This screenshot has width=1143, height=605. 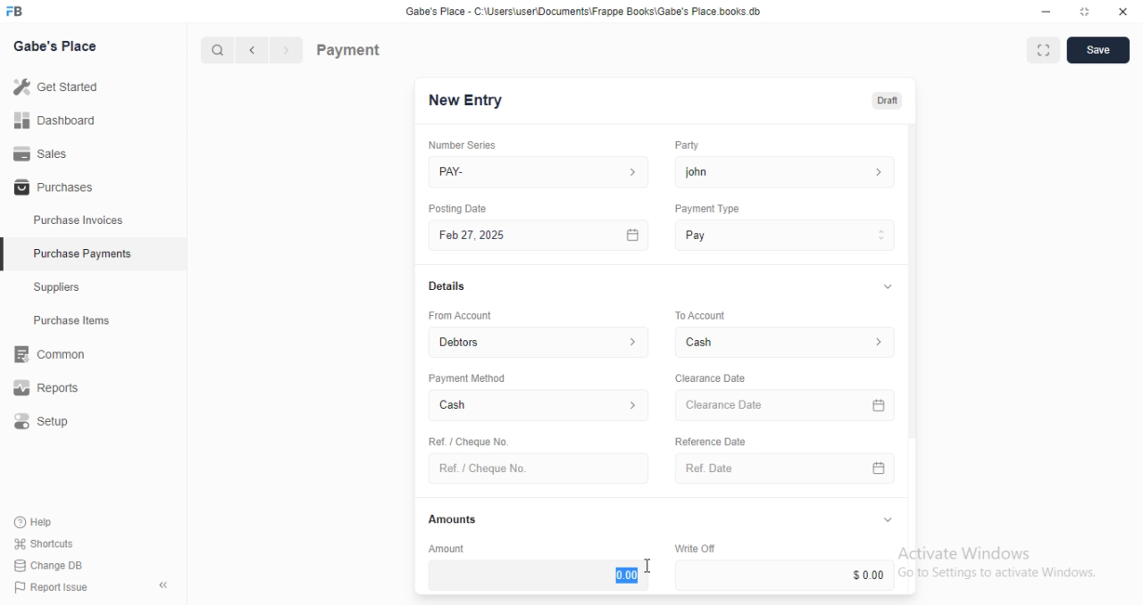 I want to click on Shortcuts, so click(x=42, y=544).